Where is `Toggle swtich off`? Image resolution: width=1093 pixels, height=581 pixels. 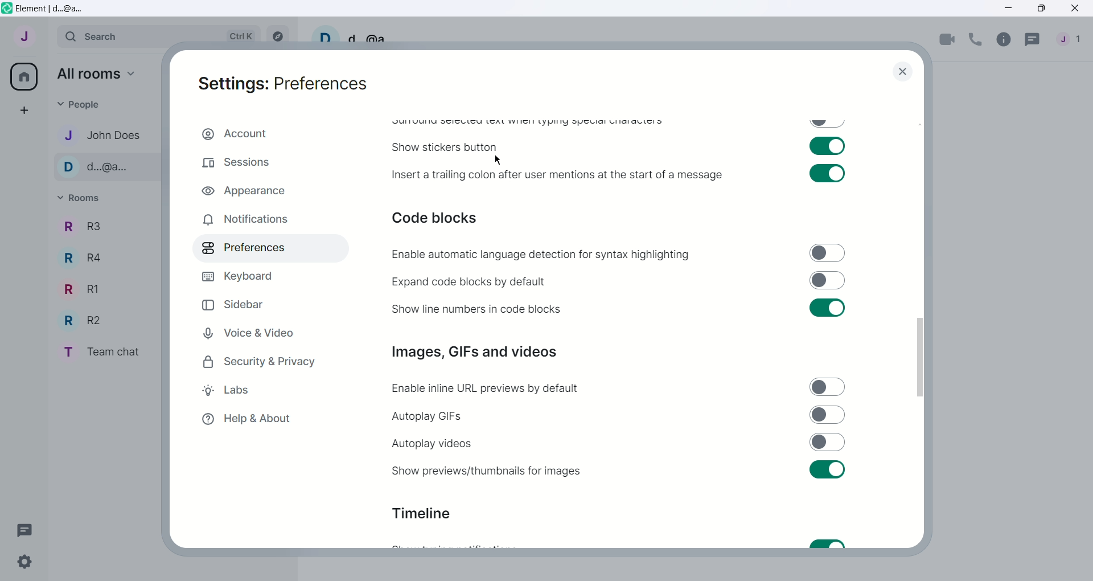
Toggle swtich off is located at coordinates (827, 124).